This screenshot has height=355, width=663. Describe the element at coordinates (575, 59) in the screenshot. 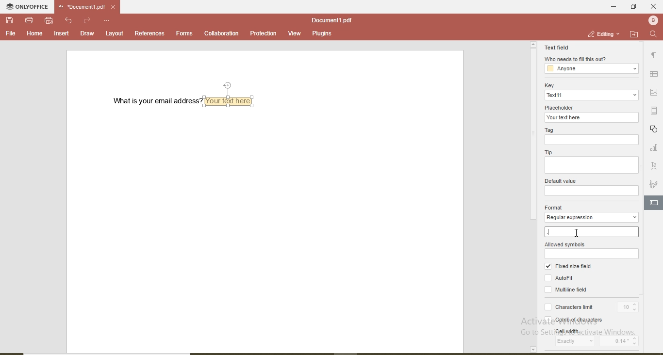

I see `who needs to fill this out?` at that location.